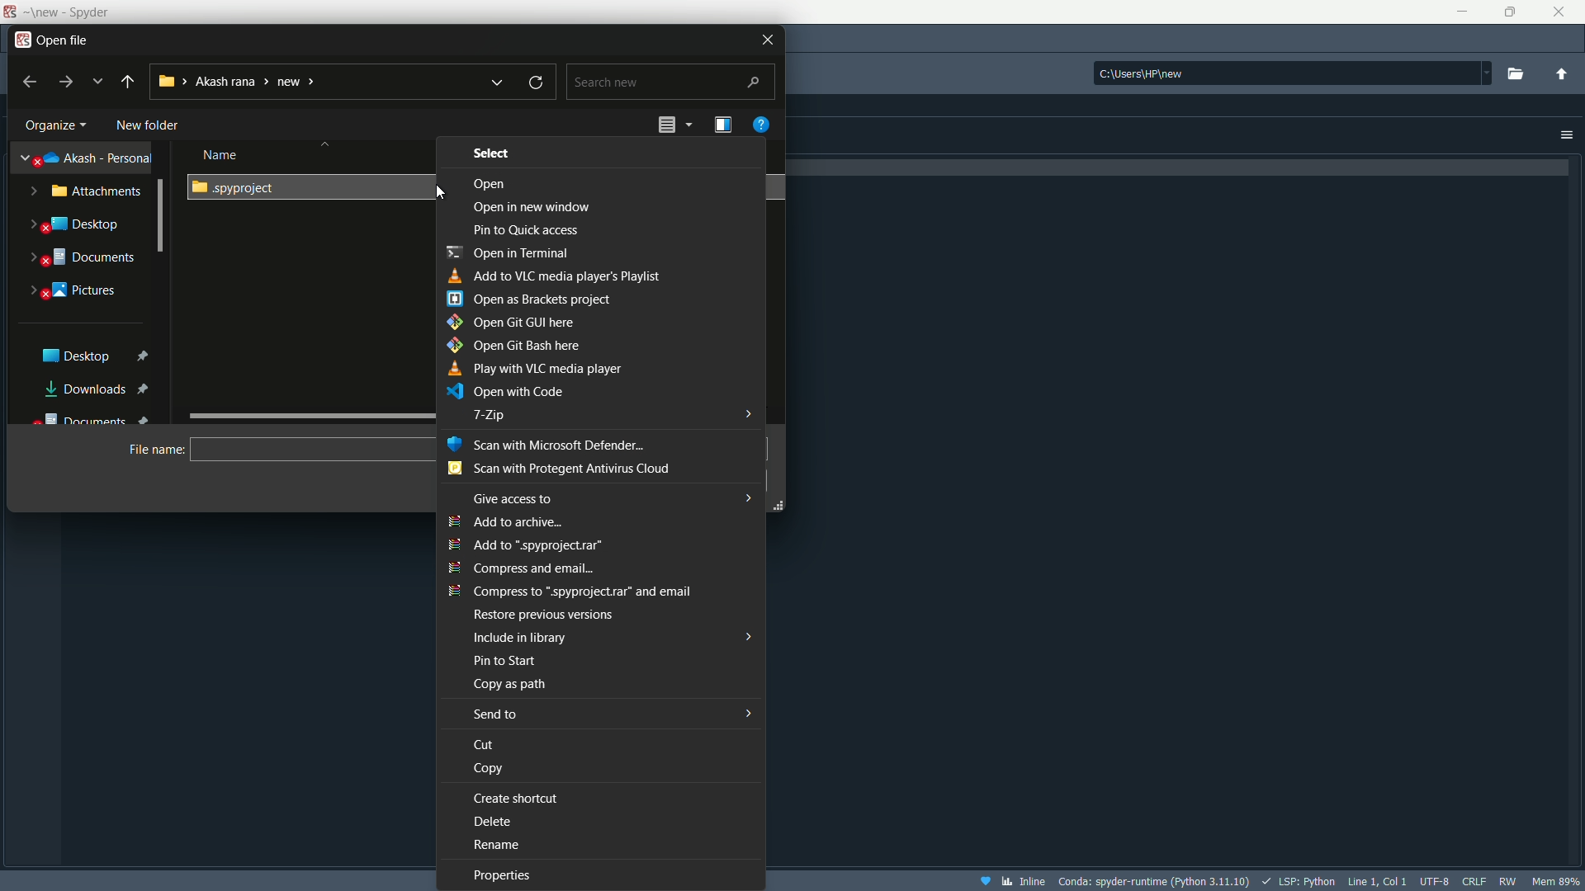 The image size is (1585, 891). I want to click on maximize, so click(1512, 13).